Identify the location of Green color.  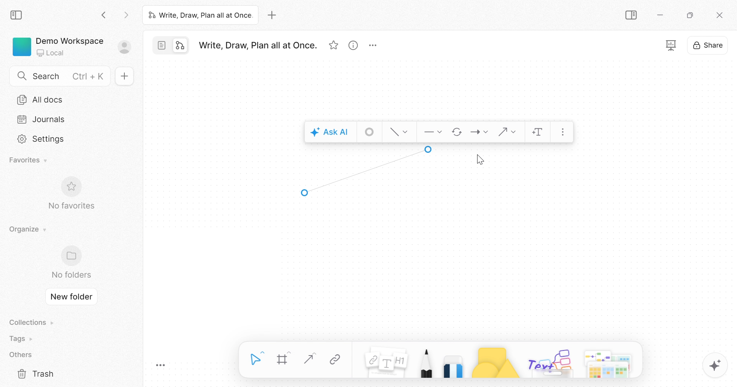
(22, 46).